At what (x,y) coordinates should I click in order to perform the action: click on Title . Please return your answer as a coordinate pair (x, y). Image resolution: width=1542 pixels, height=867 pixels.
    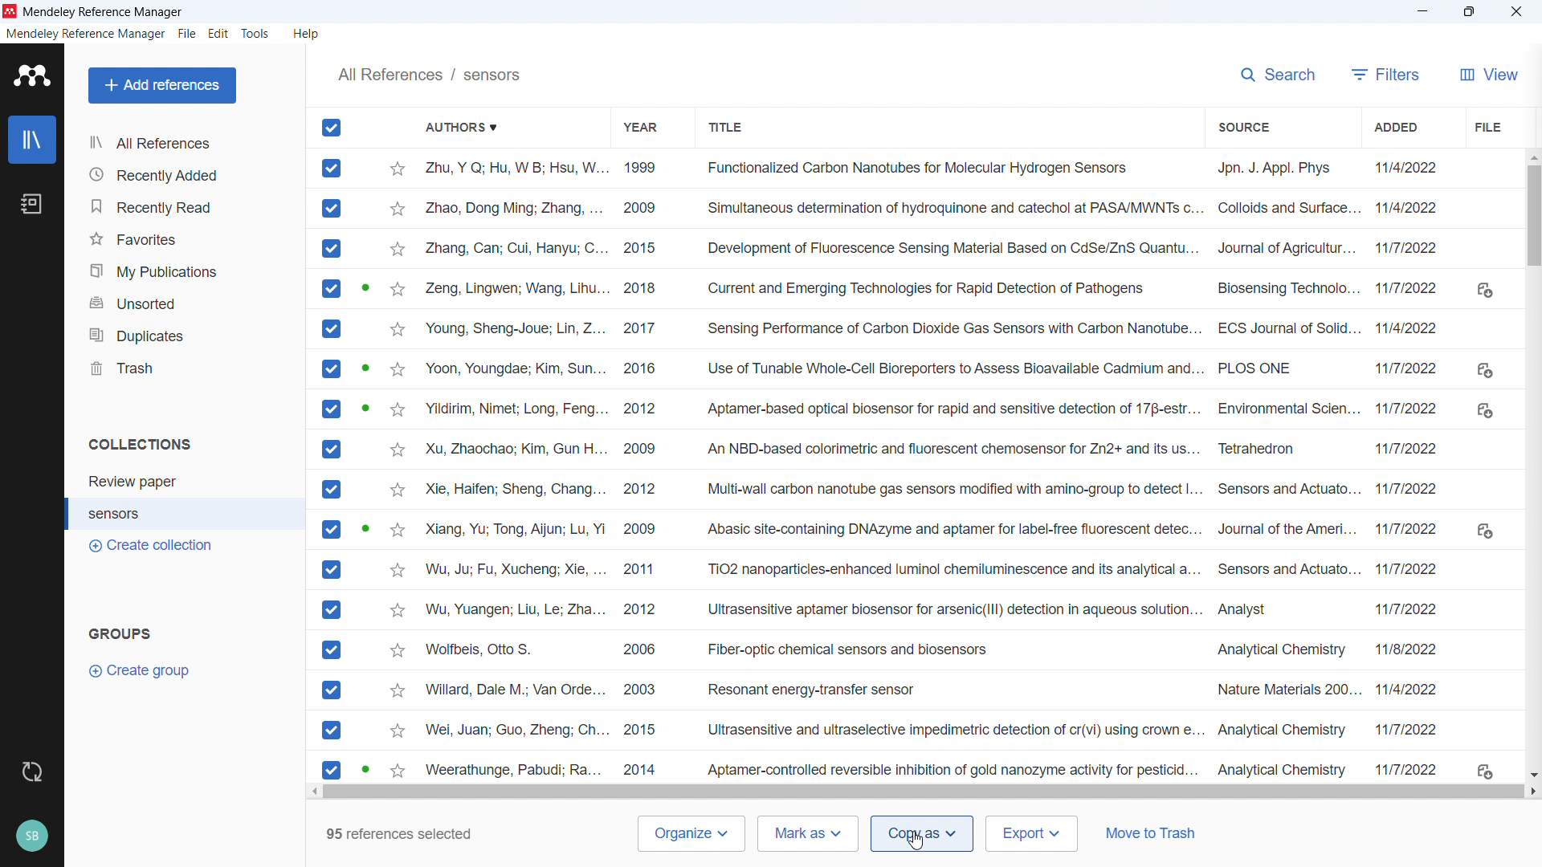
    Looking at the image, I should click on (104, 12).